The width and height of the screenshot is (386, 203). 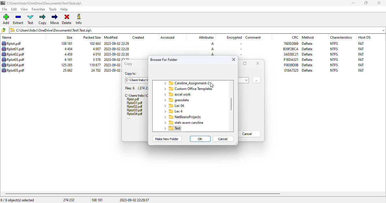 I want to click on encrypted, so click(x=234, y=37).